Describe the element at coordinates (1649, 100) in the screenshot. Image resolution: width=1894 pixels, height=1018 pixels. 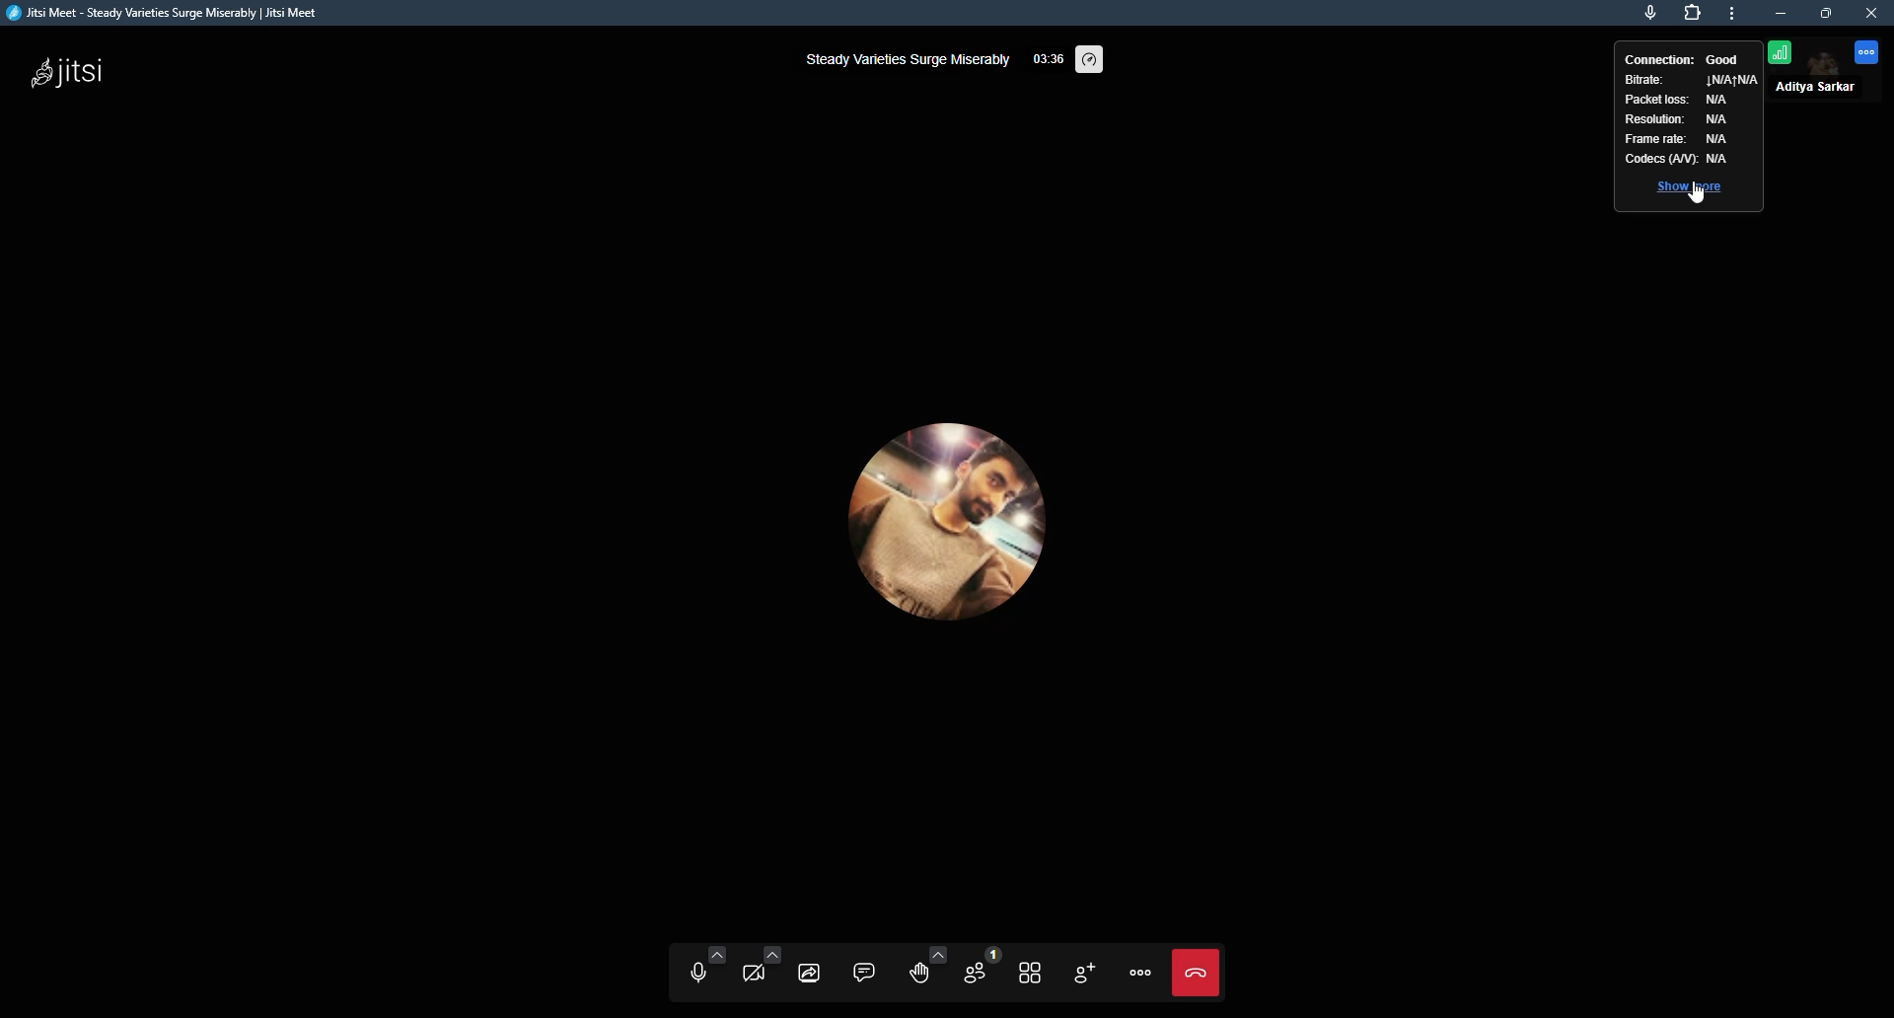
I see `packet loss` at that location.